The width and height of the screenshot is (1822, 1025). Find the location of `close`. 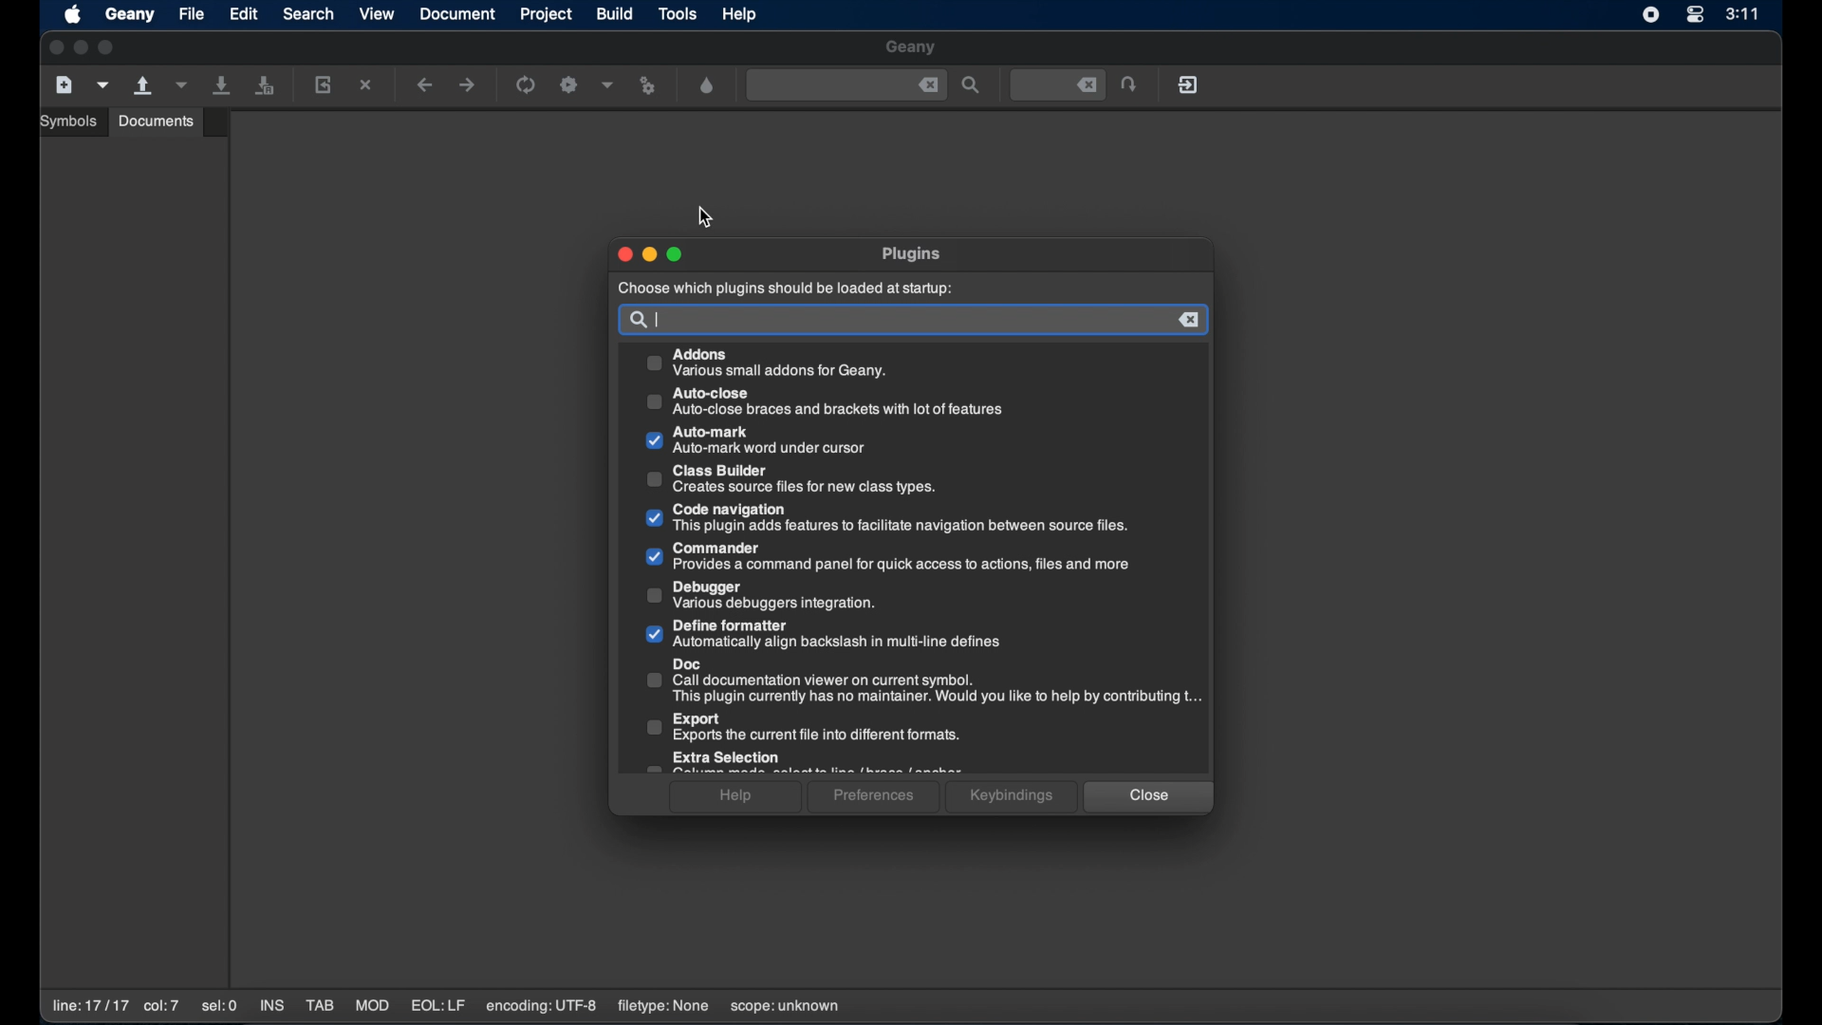

close is located at coordinates (54, 48).